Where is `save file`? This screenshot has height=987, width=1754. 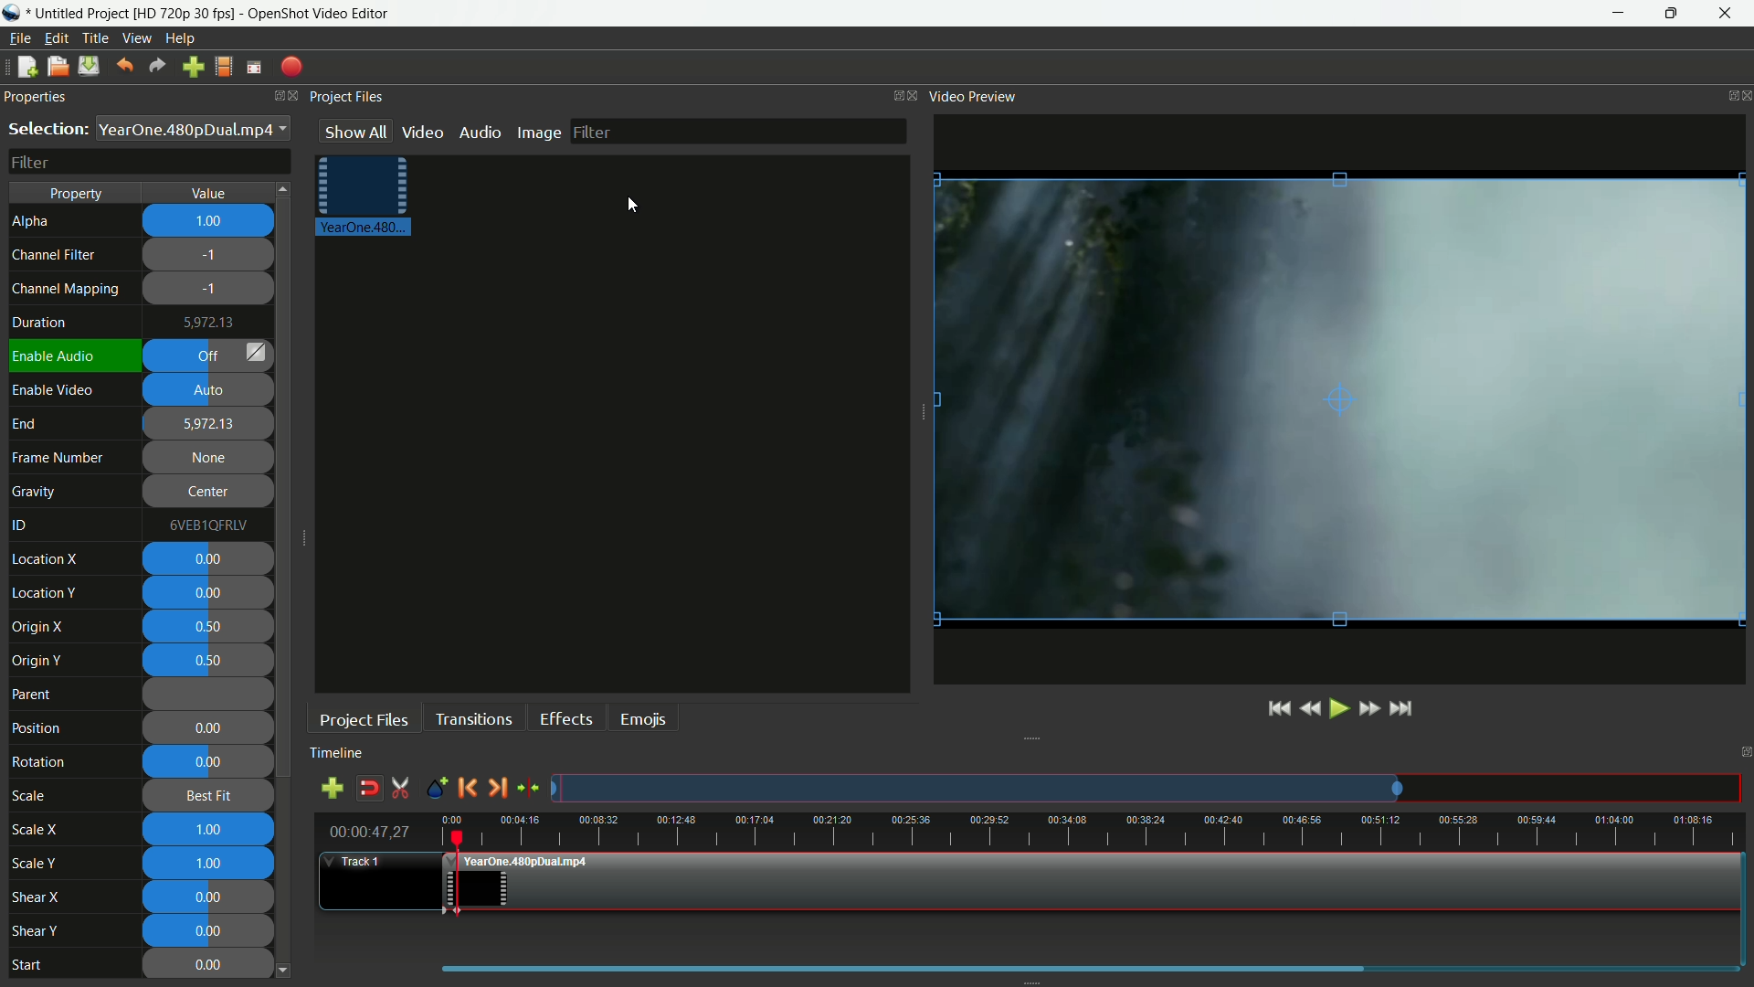 save file is located at coordinates (89, 66).